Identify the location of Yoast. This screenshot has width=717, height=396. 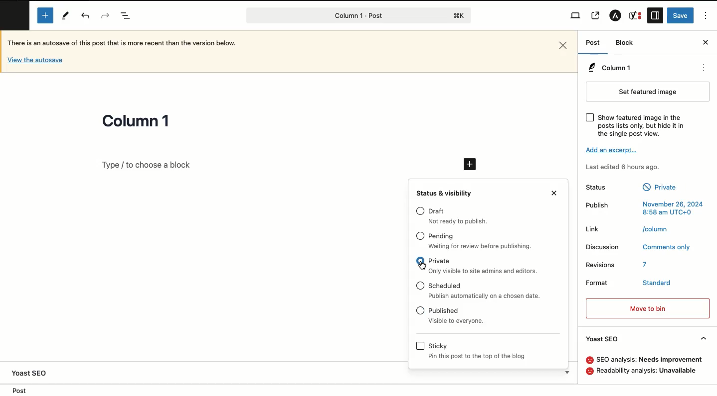
(635, 15).